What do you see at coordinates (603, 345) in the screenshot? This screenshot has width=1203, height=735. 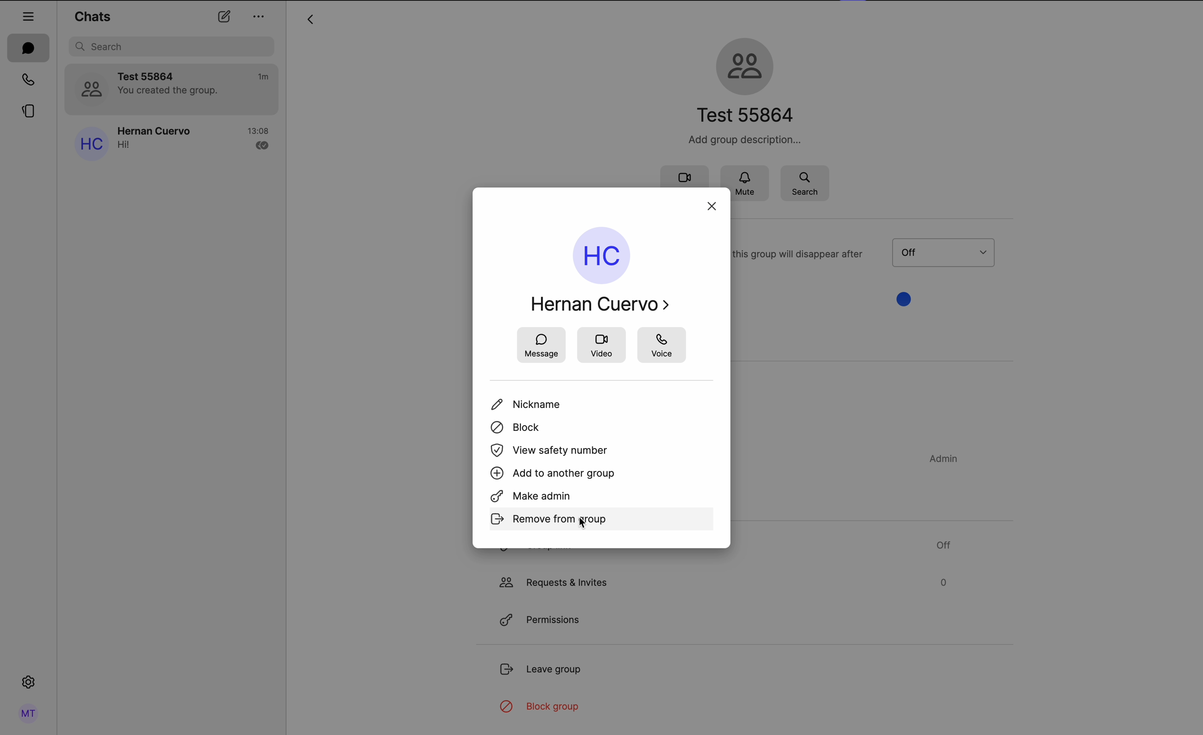 I see `video button` at bounding box center [603, 345].